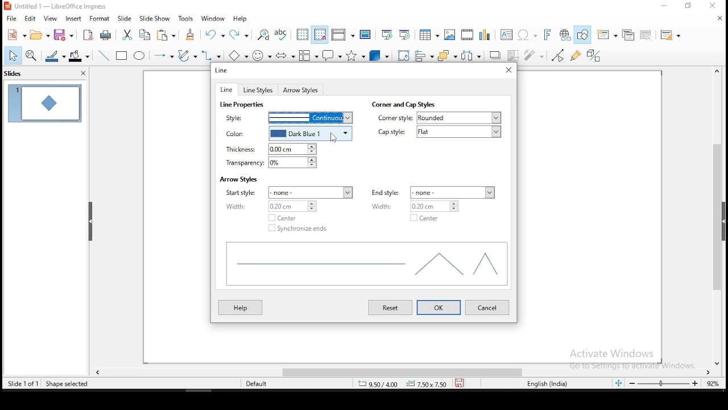 The width and height of the screenshot is (728, 410). Describe the element at coordinates (241, 19) in the screenshot. I see `help` at that location.